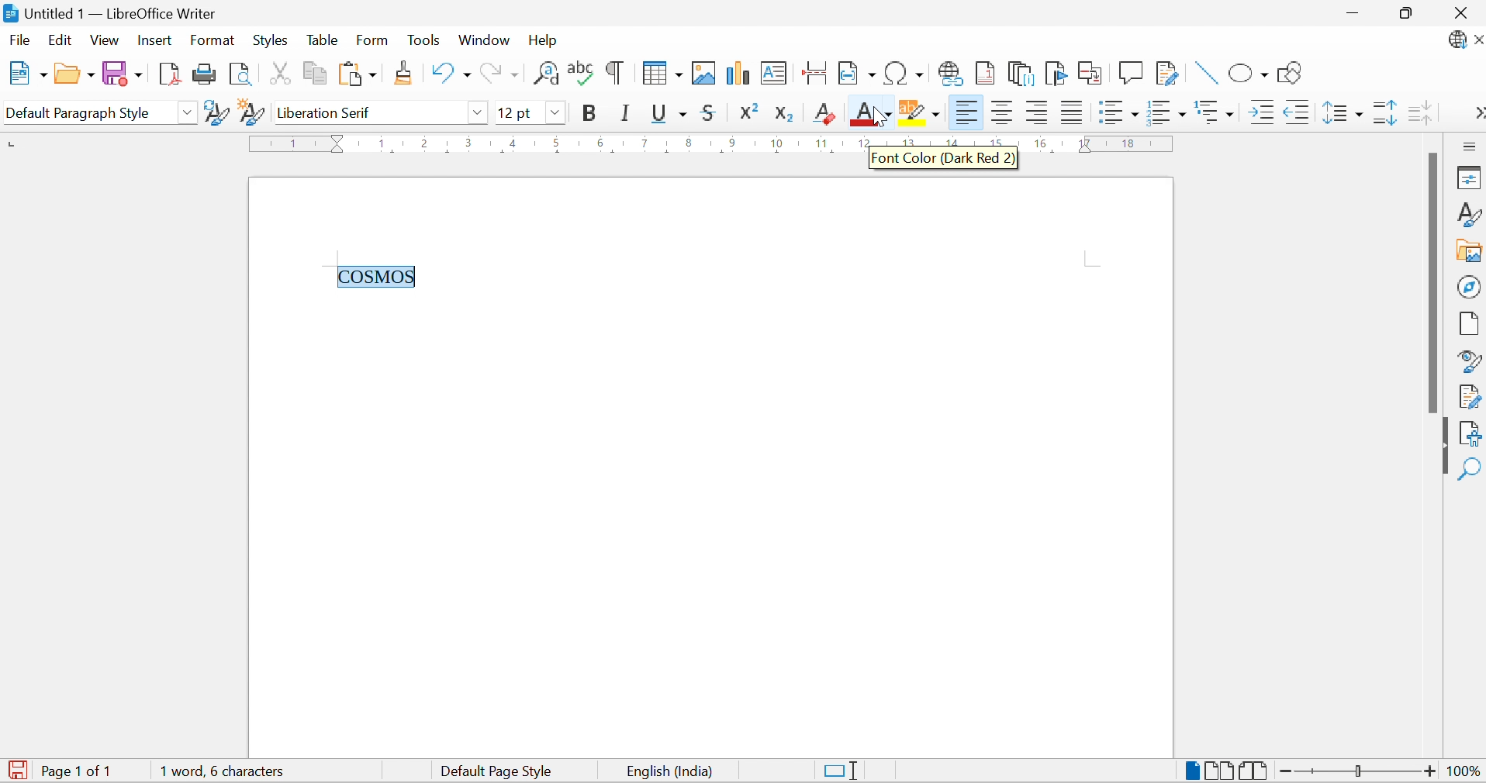  Describe the element at coordinates (1460, 12) in the screenshot. I see `Close` at that location.